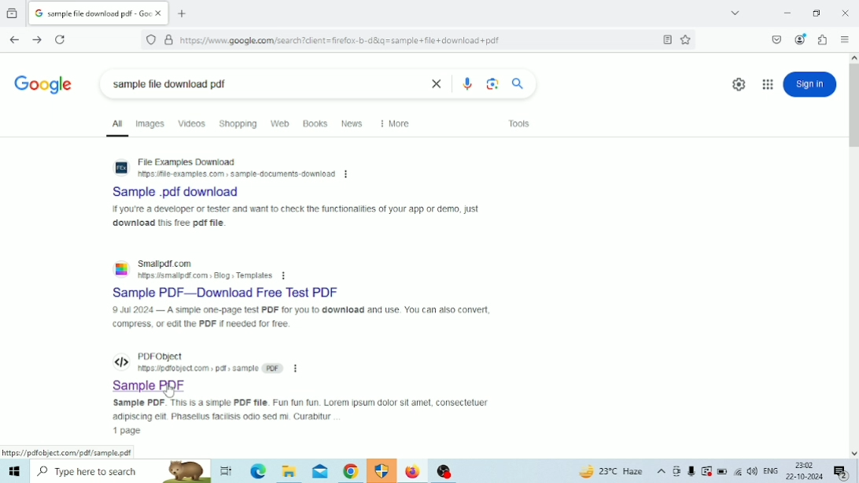 This screenshot has width=859, height=483. What do you see at coordinates (98, 13) in the screenshot?
I see `Tab` at bounding box center [98, 13].